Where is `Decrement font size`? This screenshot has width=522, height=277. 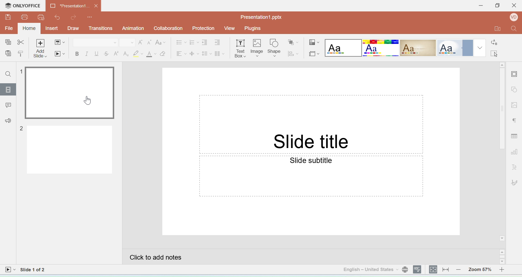
Decrement font size is located at coordinates (149, 43).